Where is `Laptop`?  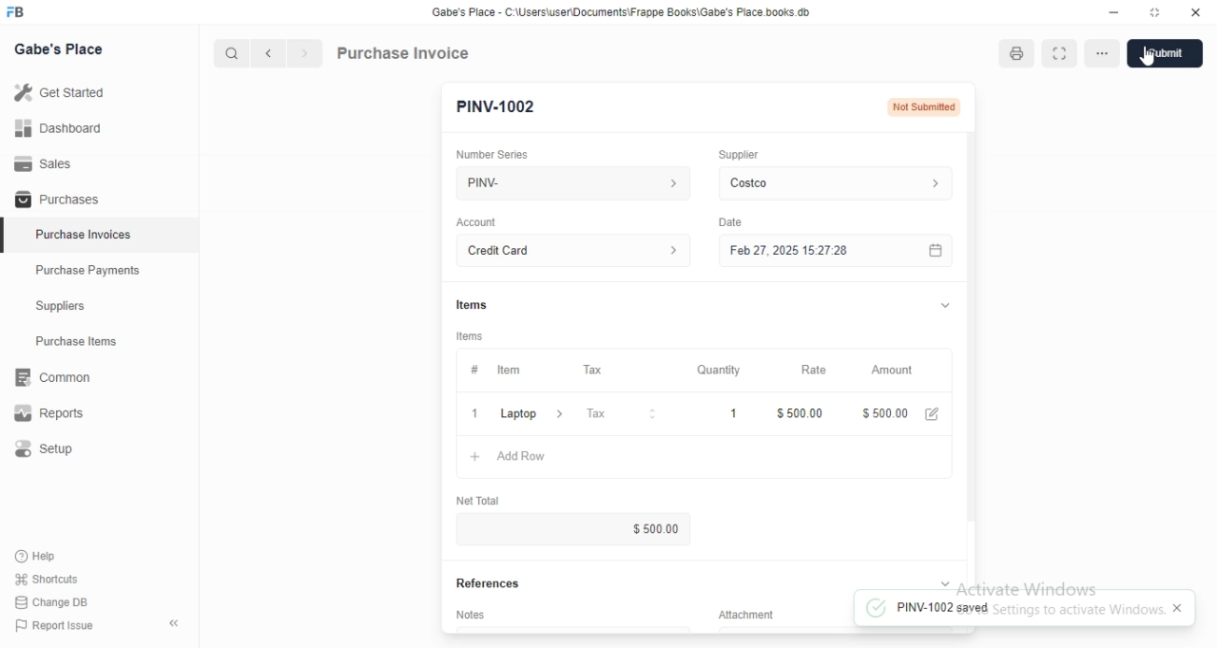 Laptop is located at coordinates (531, 413).